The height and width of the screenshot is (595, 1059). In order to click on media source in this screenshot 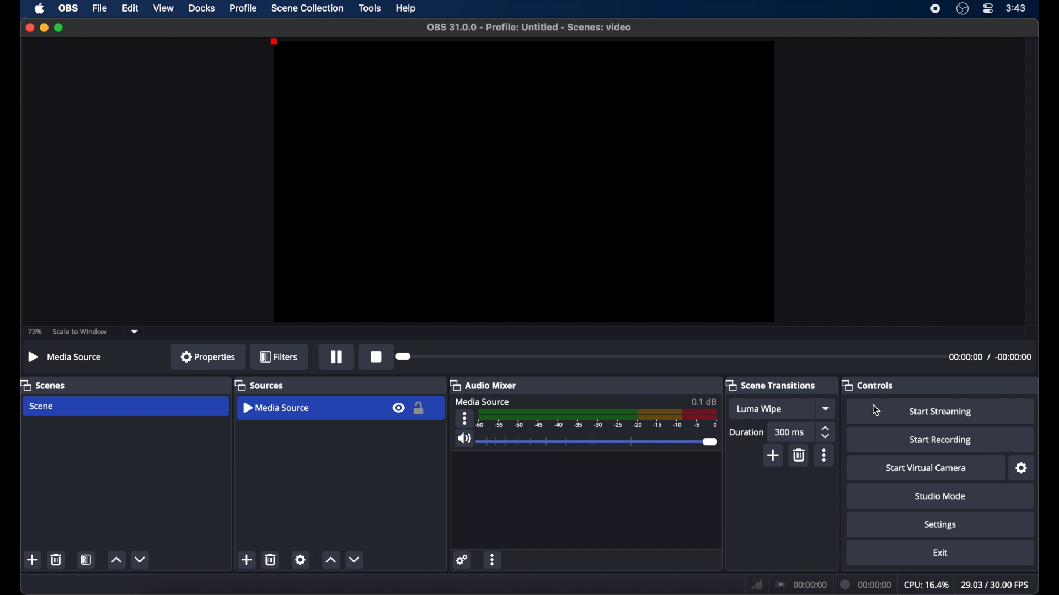, I will do `click(277, 408)`.